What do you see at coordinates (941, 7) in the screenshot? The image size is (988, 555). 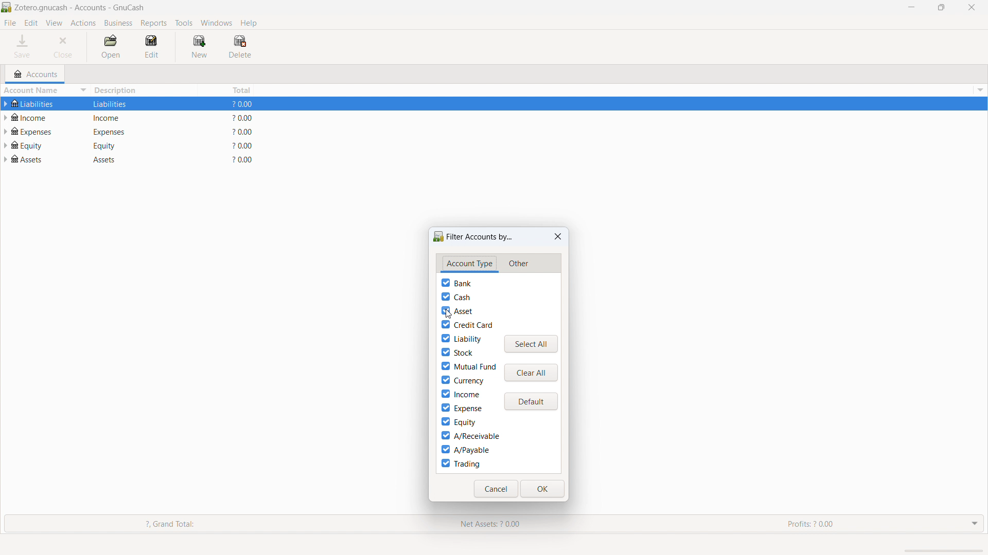 I see `maximize` at bounding box center [941, 7].